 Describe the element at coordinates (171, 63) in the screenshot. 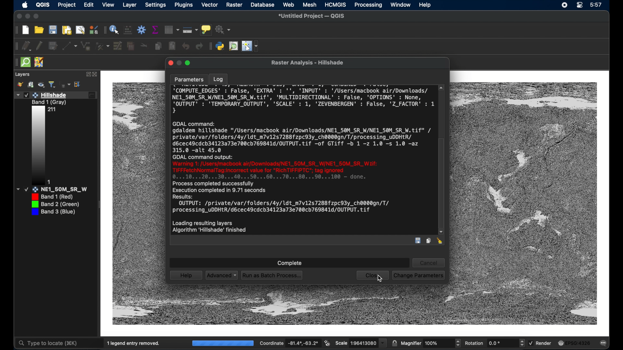

I see `close` at that location.